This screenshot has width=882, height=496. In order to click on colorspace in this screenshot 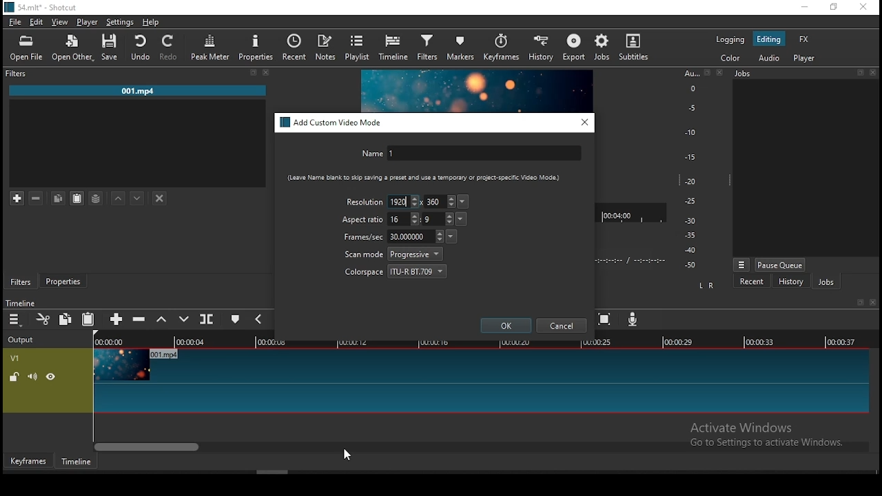, I will do `click(396, 270)`.